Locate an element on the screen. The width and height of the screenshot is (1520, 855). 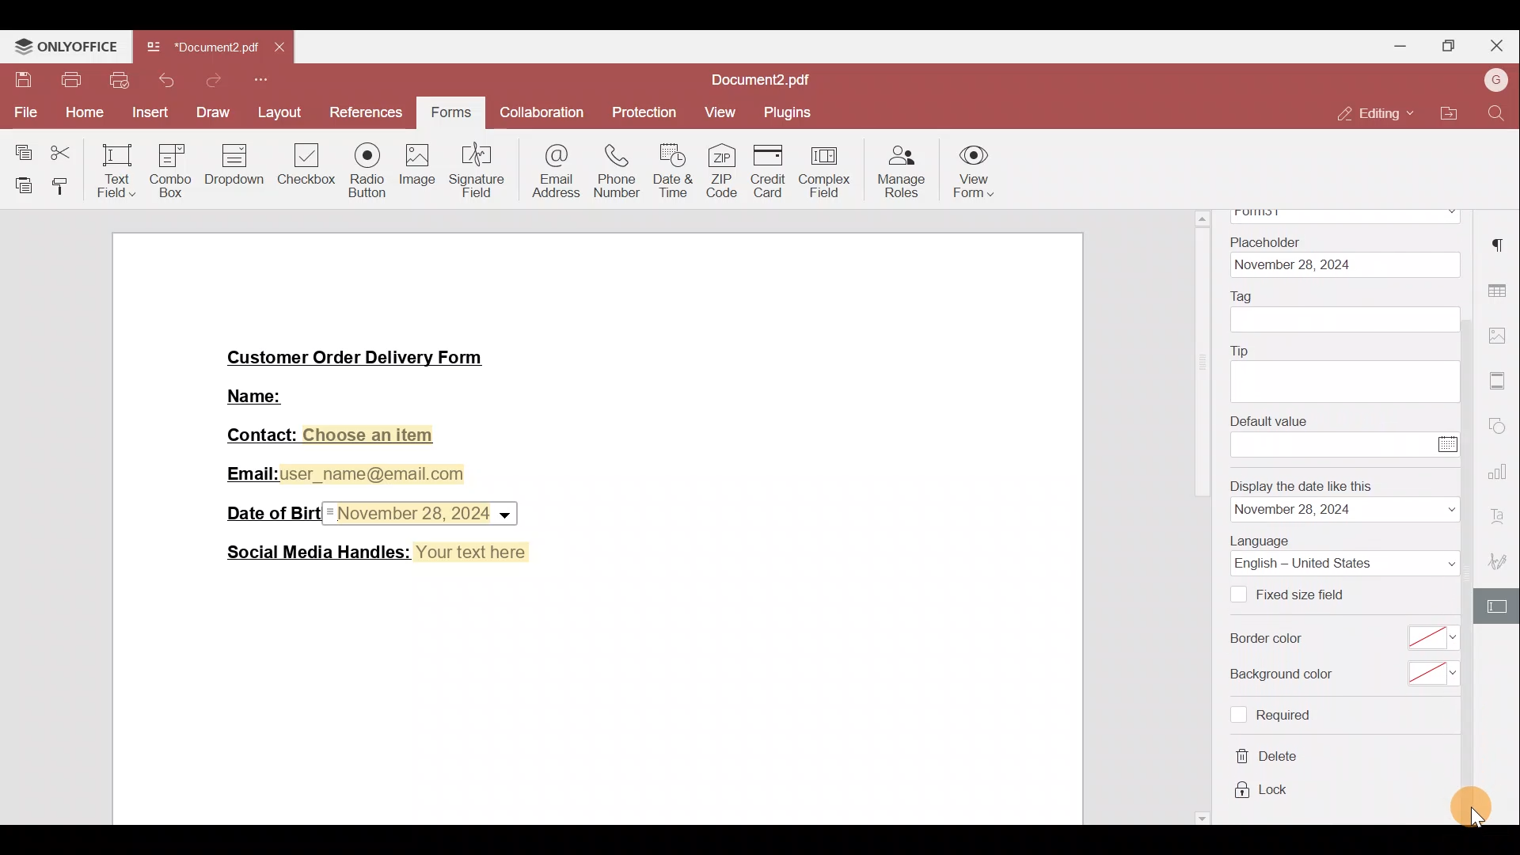
Form settings is located at coordinates (1500, 609).